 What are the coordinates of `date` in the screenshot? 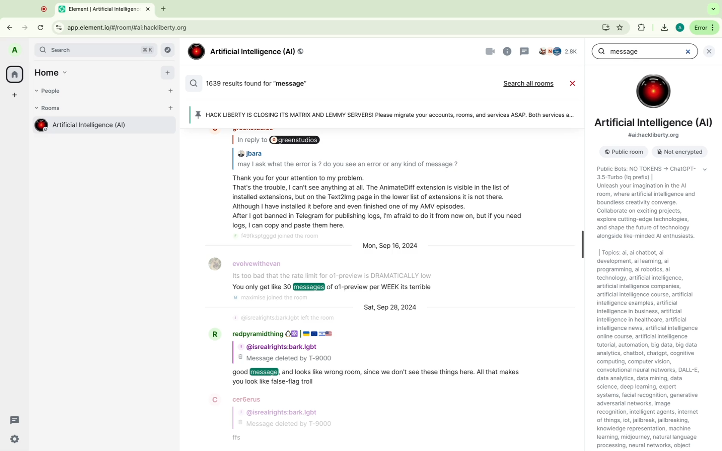 It's located at (392, 307).